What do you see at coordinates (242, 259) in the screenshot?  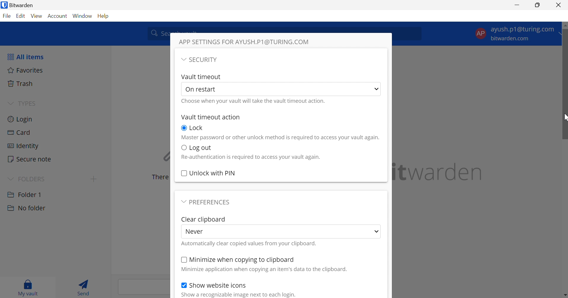 I see `Minimize when copying to clipboard` at bounding box center [242, 259].